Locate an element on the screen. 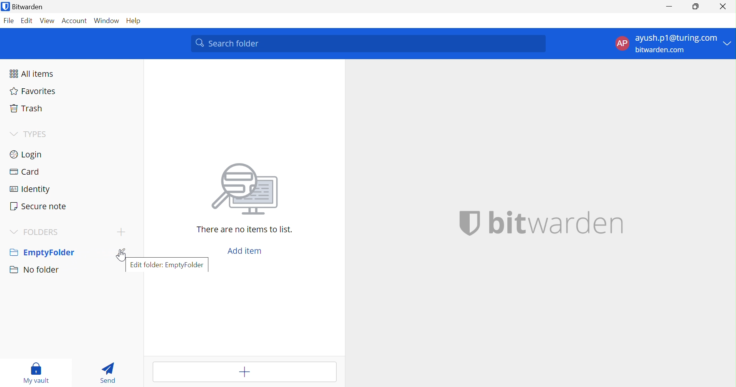 Image resolution: width=736 pixels, height=387 pixels. FOLDERS is located at coordinates (43, 232).